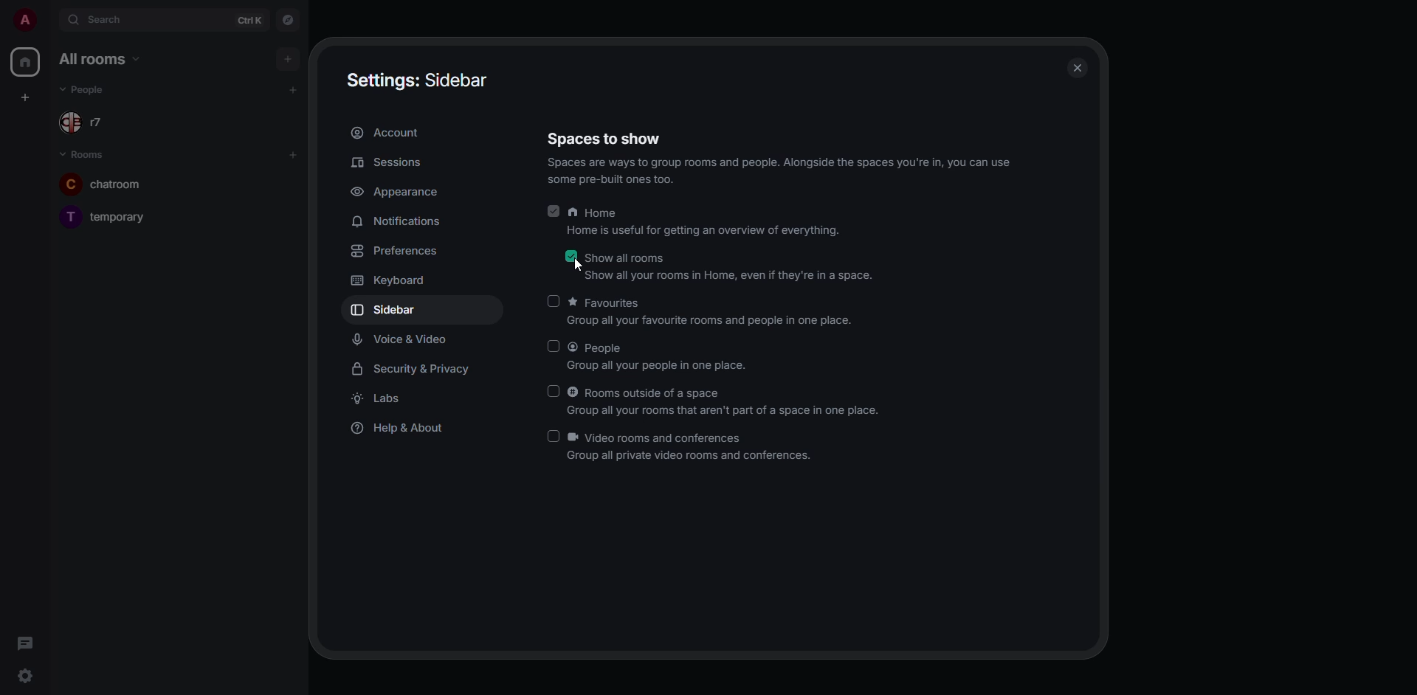  Describe the element at coordinates (390, 133) in the screenshot. I see `account` at that location.